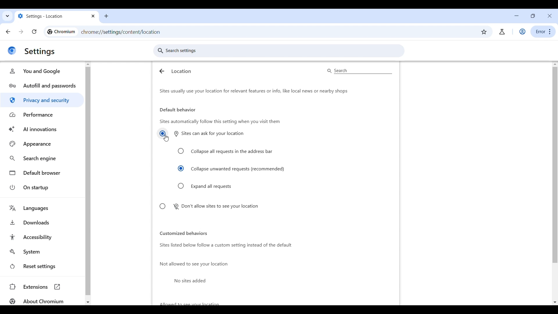  Describe the element at coordinates (162, 72) in the screenshot. I see `Go back to Site Settings` at that location.